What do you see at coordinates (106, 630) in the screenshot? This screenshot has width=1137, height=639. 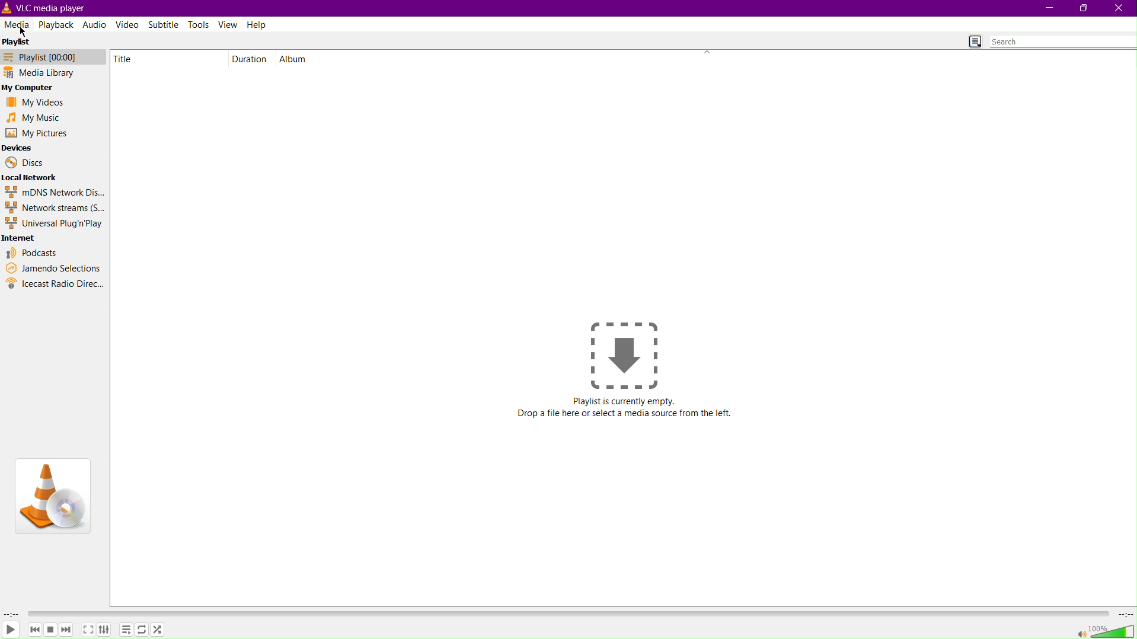 I see `Extended settings` at bounding box center [106, 630].